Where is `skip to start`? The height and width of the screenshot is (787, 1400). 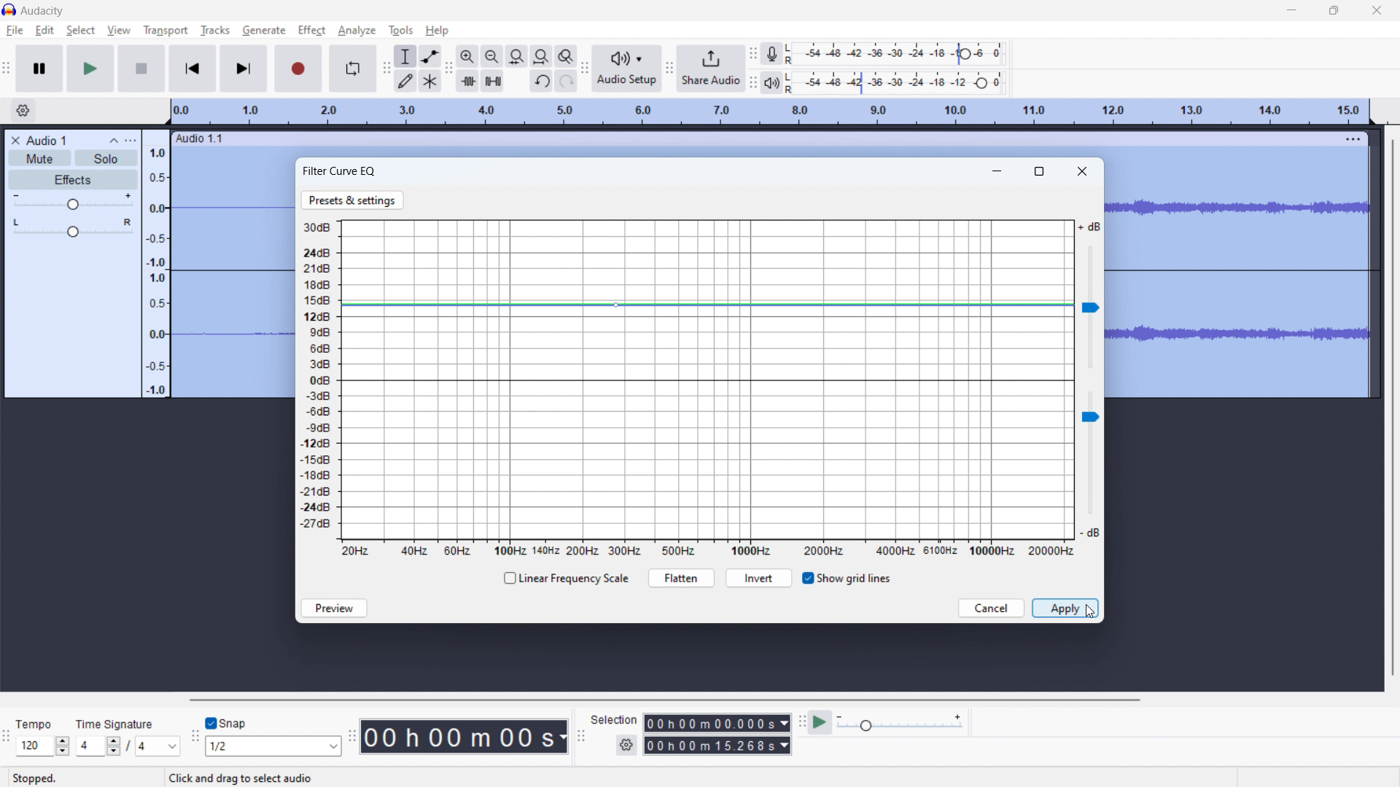
skip to start is located at coordinates (192, 68).